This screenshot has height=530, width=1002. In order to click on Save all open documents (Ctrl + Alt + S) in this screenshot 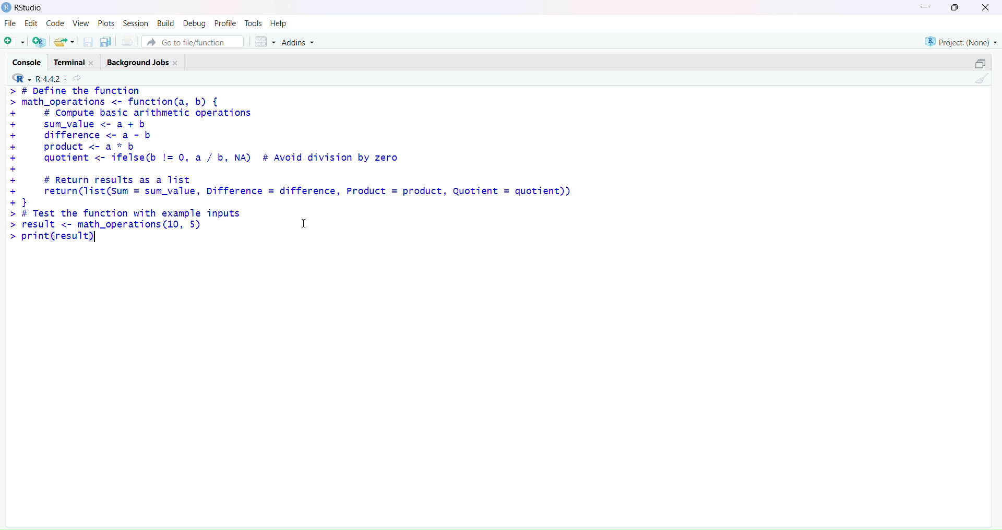, I will do `click(105, 41)`.